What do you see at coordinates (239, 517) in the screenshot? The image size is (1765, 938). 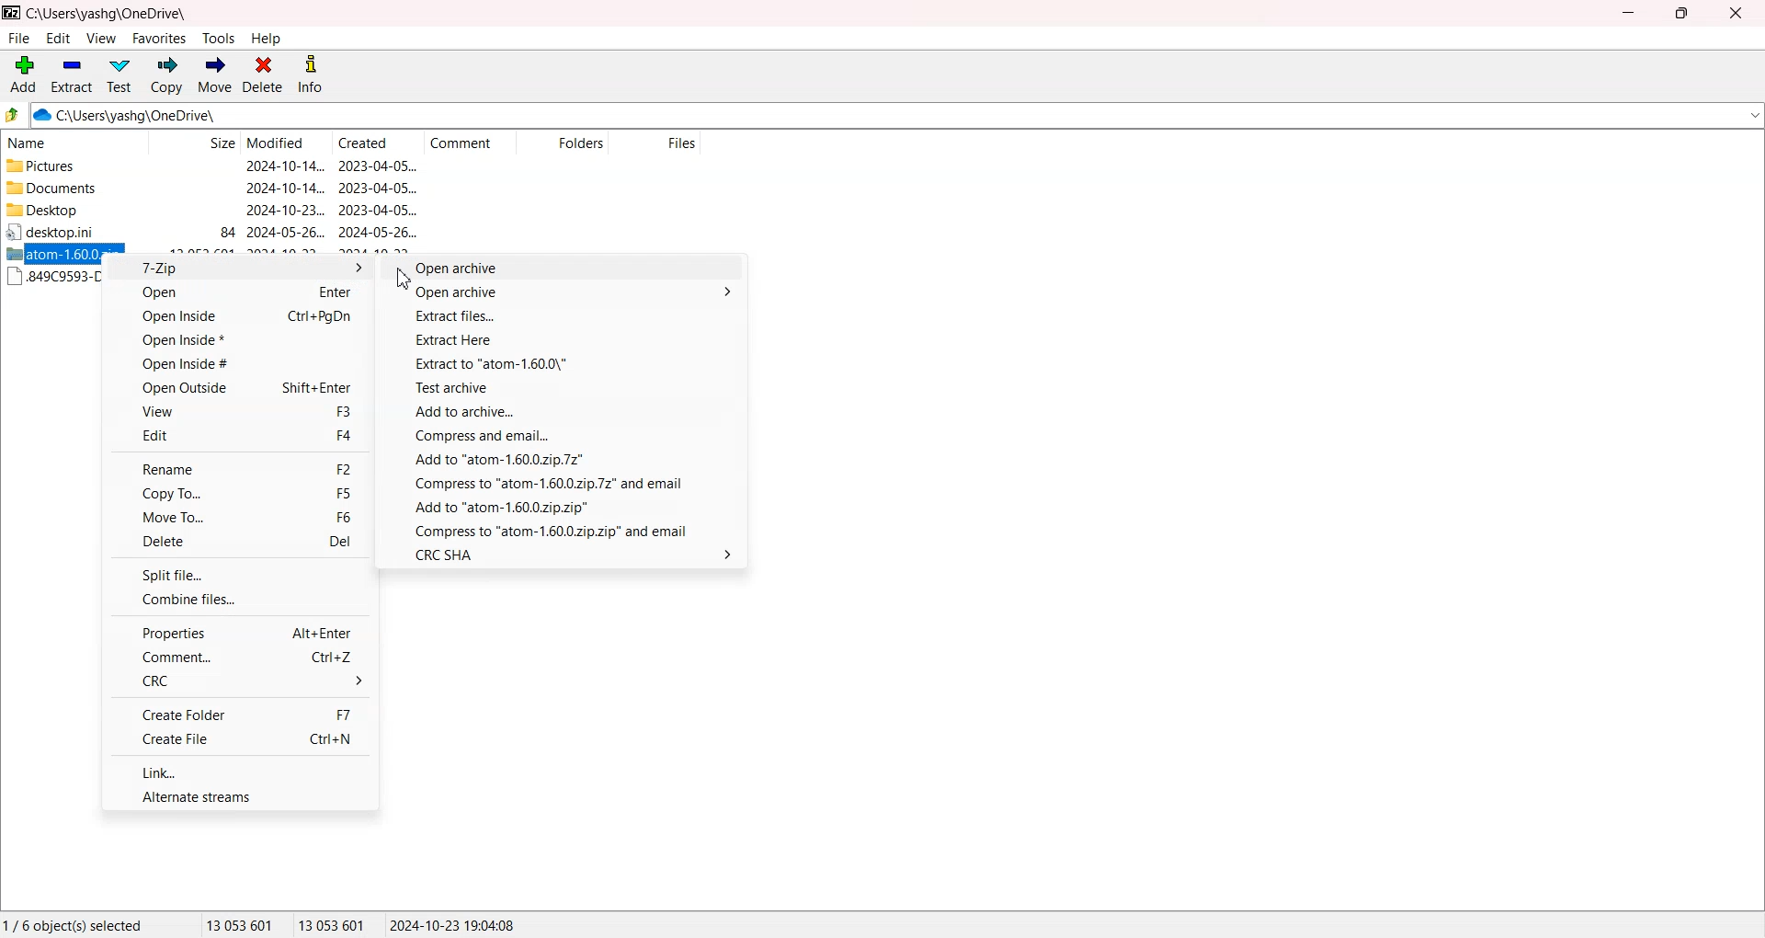 I see `Move To` at bounding box center [239, 517].